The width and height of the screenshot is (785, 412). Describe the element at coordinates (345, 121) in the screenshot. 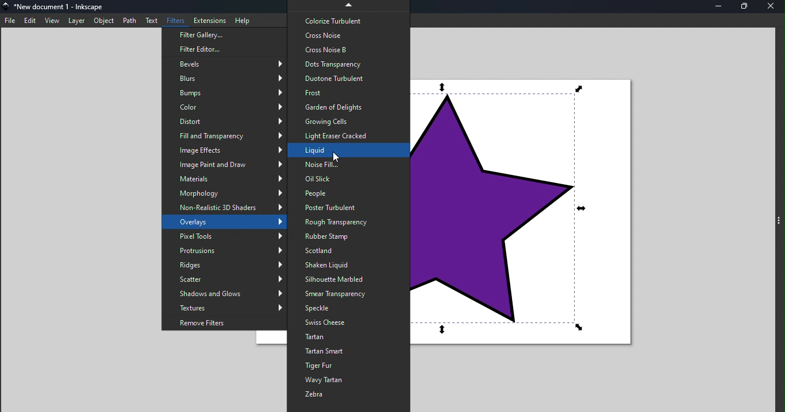

I see `Growing cells` at that location.